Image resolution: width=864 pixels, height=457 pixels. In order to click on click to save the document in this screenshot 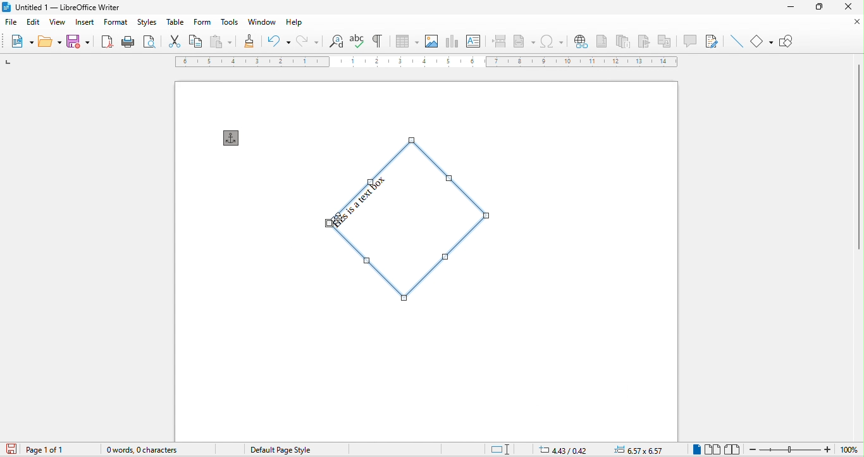, I will do `click(10, 449)`.